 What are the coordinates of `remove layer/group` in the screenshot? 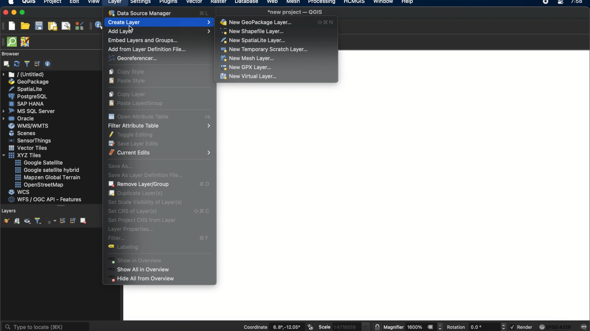 It's located at (159, 184).